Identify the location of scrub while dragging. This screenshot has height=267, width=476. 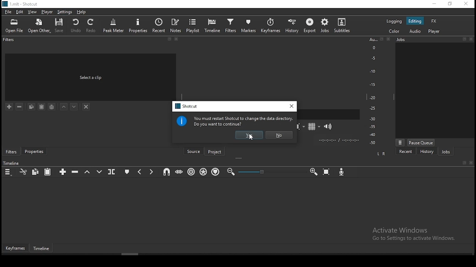
(178, 172).